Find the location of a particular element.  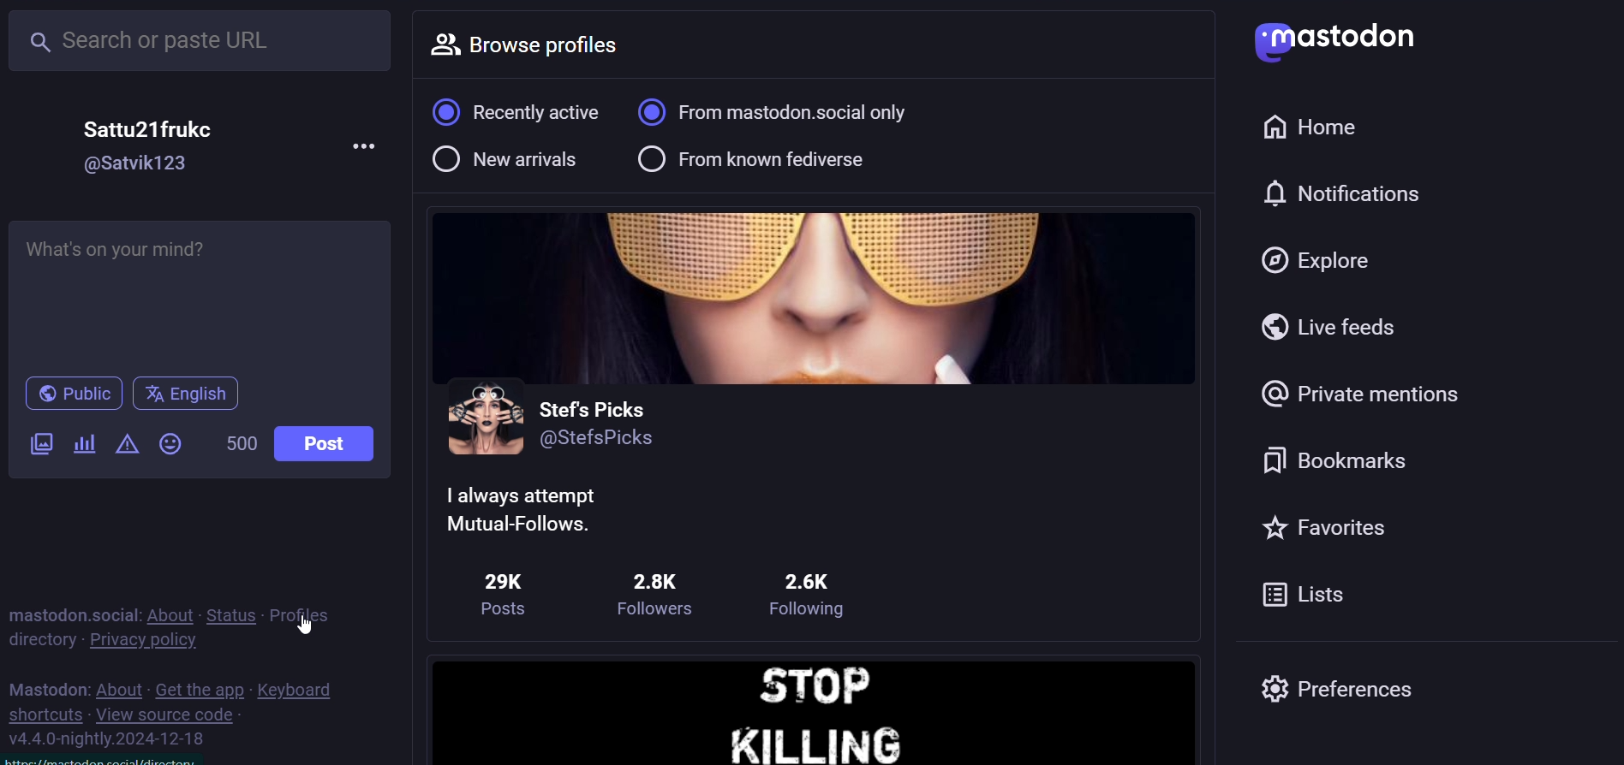

mastodon social is located at coordinates (69, 612).